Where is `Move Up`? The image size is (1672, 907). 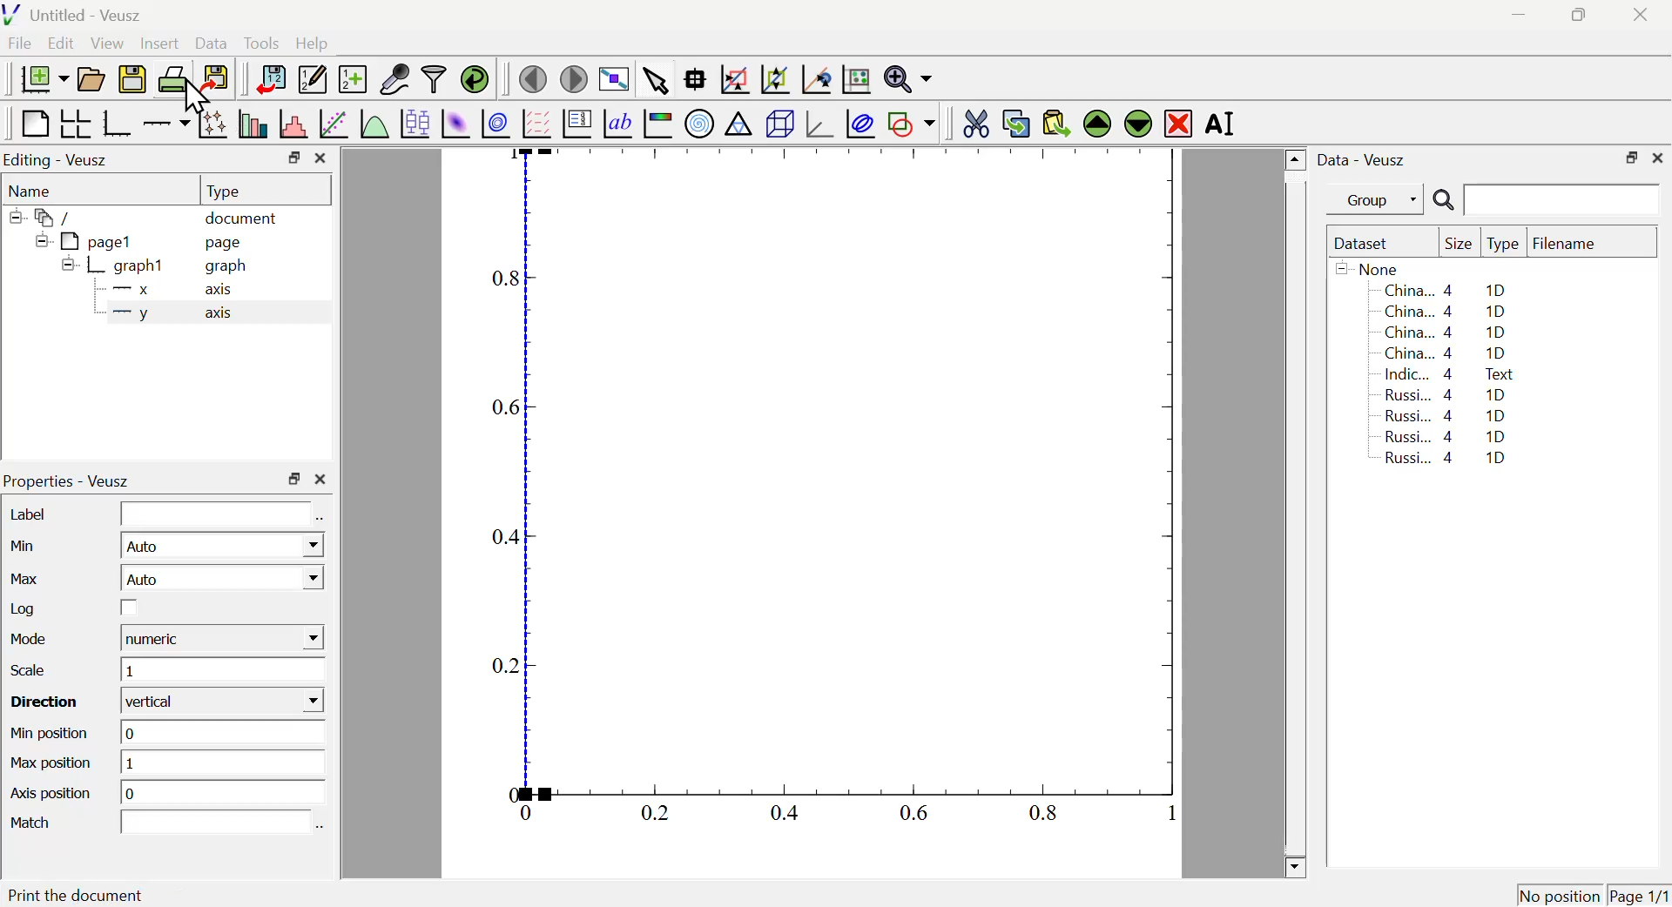
Move Up is located at coordinates (1099, 124).